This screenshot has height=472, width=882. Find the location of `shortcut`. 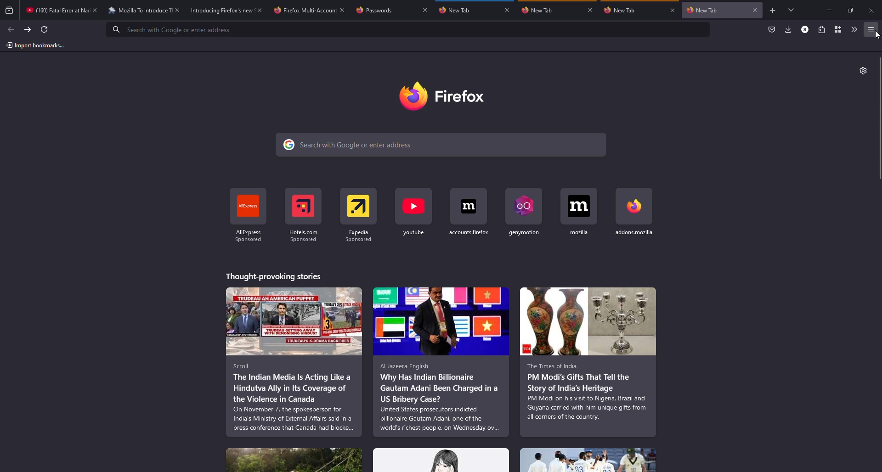

shortcut is located at coordinates (633, 212).